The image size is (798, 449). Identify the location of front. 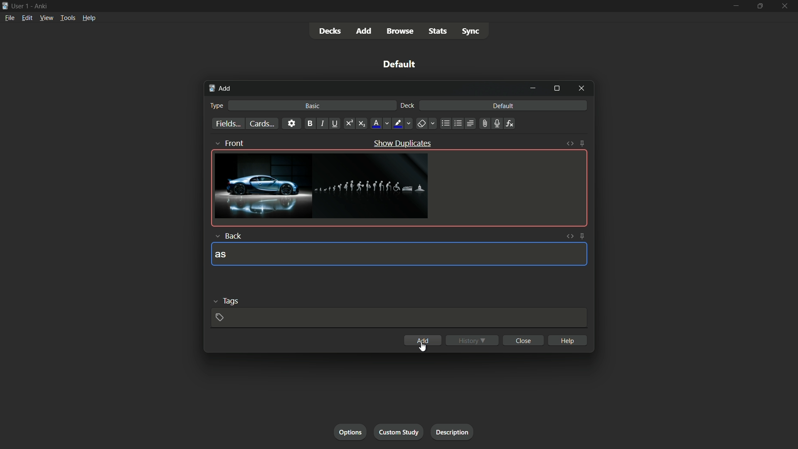
(231, 142).